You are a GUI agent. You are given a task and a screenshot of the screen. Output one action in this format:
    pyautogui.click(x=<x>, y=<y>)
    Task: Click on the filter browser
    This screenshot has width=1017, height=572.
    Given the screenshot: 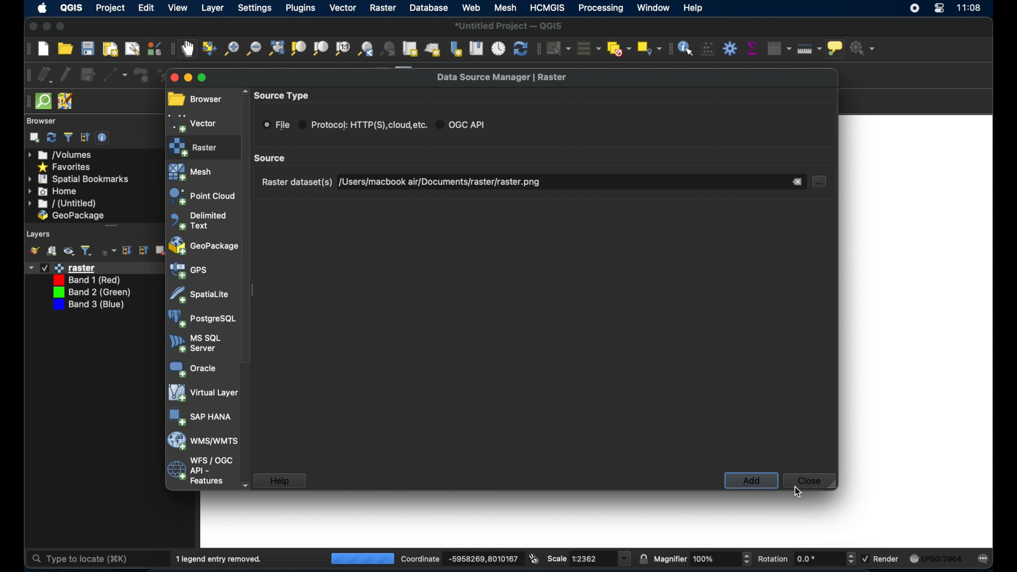 What is the action you would take?
    pyautogui.click(x=68, y=137)
    